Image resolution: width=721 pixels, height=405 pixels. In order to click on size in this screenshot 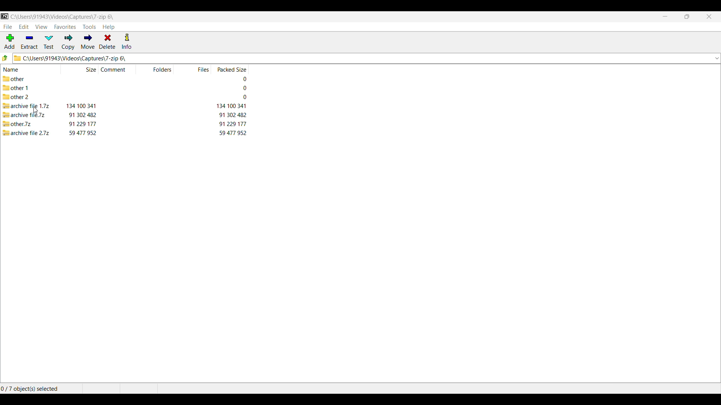, I will do `click(82, 123)`.